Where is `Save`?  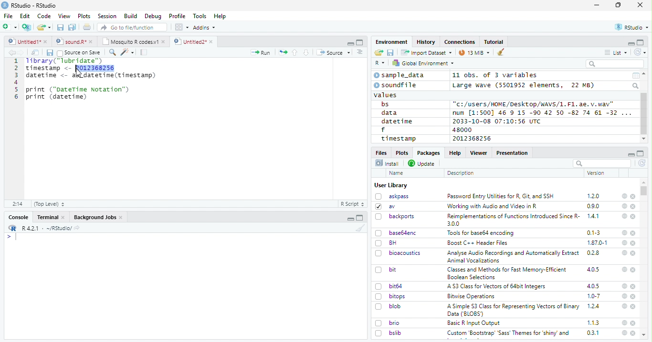 Save is located at coordinates (49, 53).